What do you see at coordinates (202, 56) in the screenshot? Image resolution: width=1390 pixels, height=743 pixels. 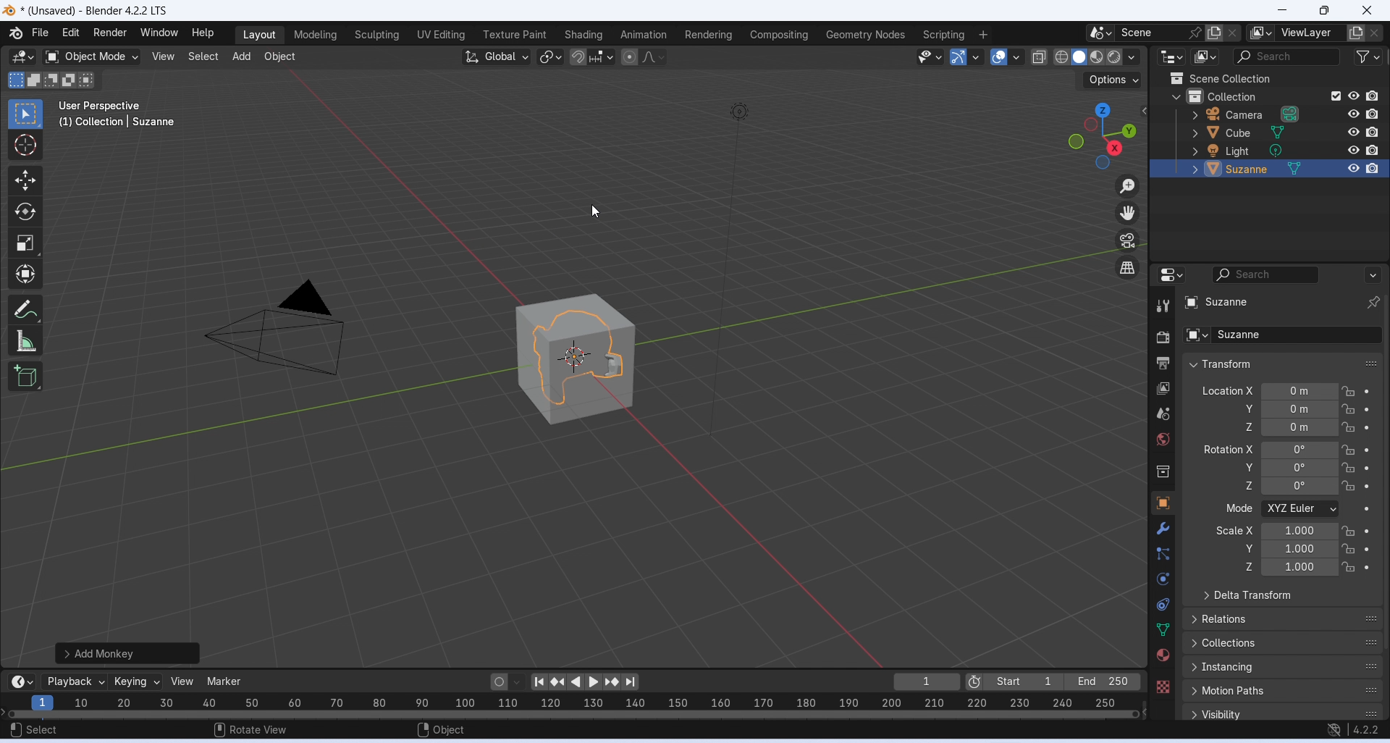 I see `select` at bounding box center [202, 56].